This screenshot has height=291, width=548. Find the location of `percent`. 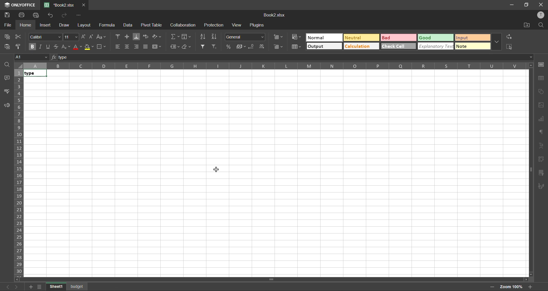

percent is located at coordinates (229, 46).